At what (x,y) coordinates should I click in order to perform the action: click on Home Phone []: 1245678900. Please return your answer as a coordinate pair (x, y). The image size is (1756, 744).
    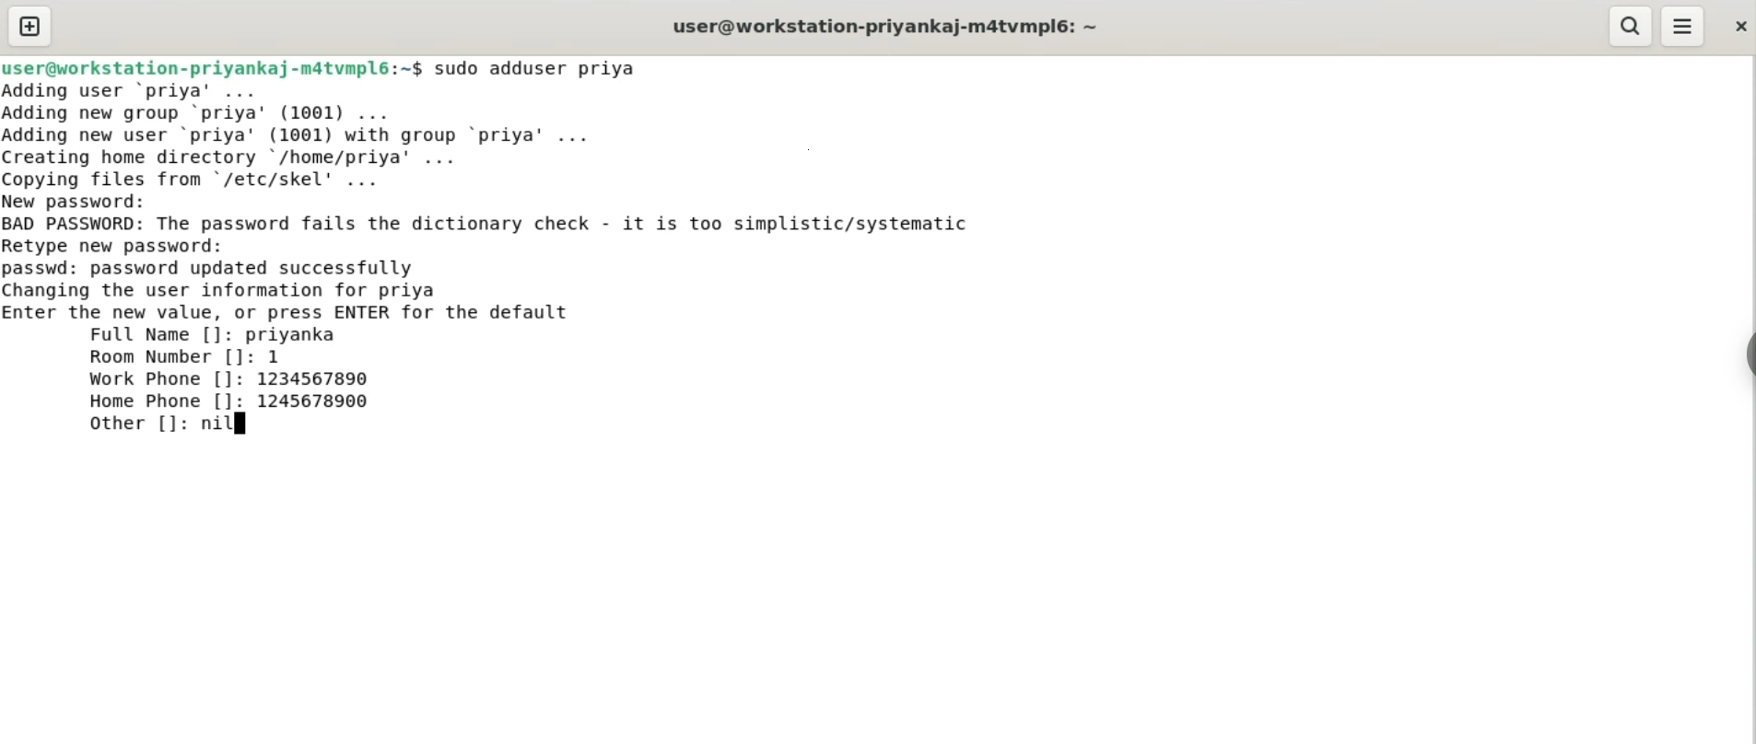
    Looking at the image, I should click on (230, 401).